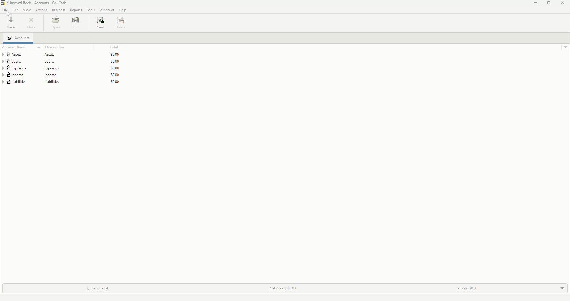 Image resolution: width=570 pixels, height=301 pixels. What do you see at coordinates (90, 10) in the screenshot?
I see `Tools` at bounding box center [90, 10].